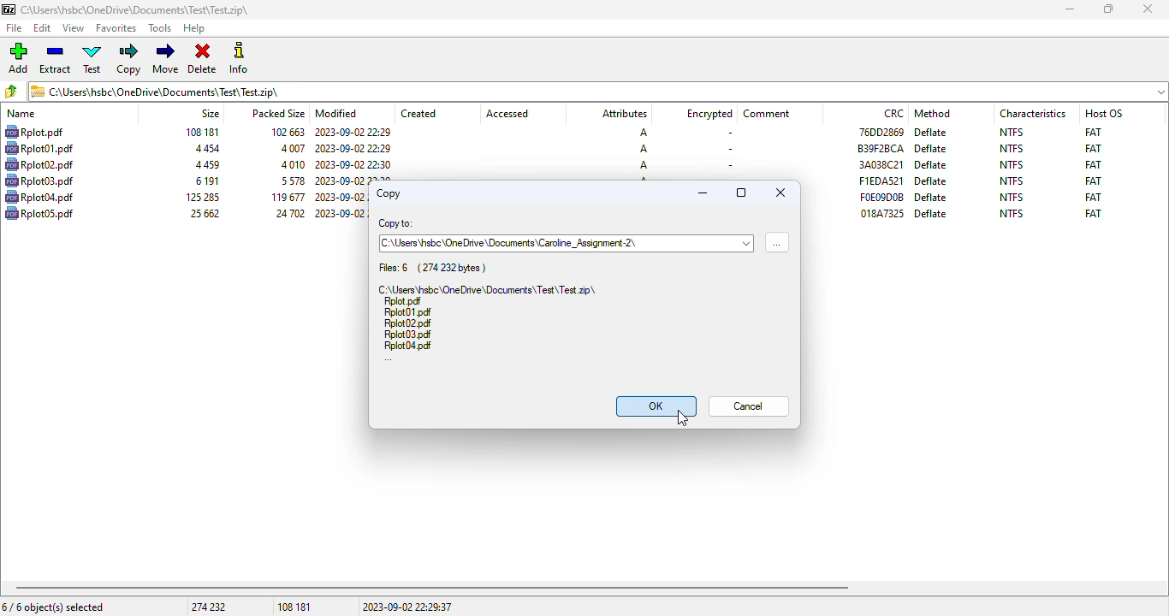 The image size is (1169, 616). What do you see at coordinates (43, 28) in the screenshot?
I see `edit` at bounding box center [43, 28].